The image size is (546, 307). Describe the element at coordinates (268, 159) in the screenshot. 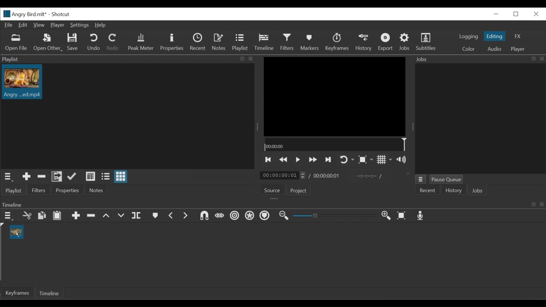

I see `Skip to the previous point` at that location.